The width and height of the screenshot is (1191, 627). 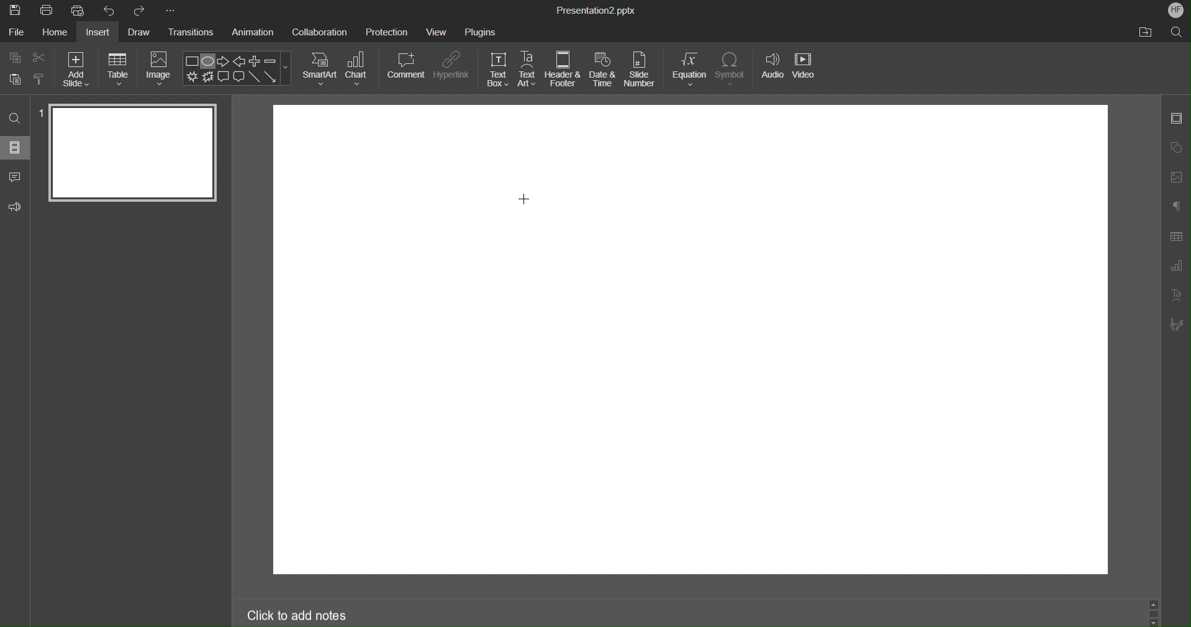 What do you see at coordinates (320, 31) in the screenshot?
I see `Collaboration` at bounding box center [320, 31].